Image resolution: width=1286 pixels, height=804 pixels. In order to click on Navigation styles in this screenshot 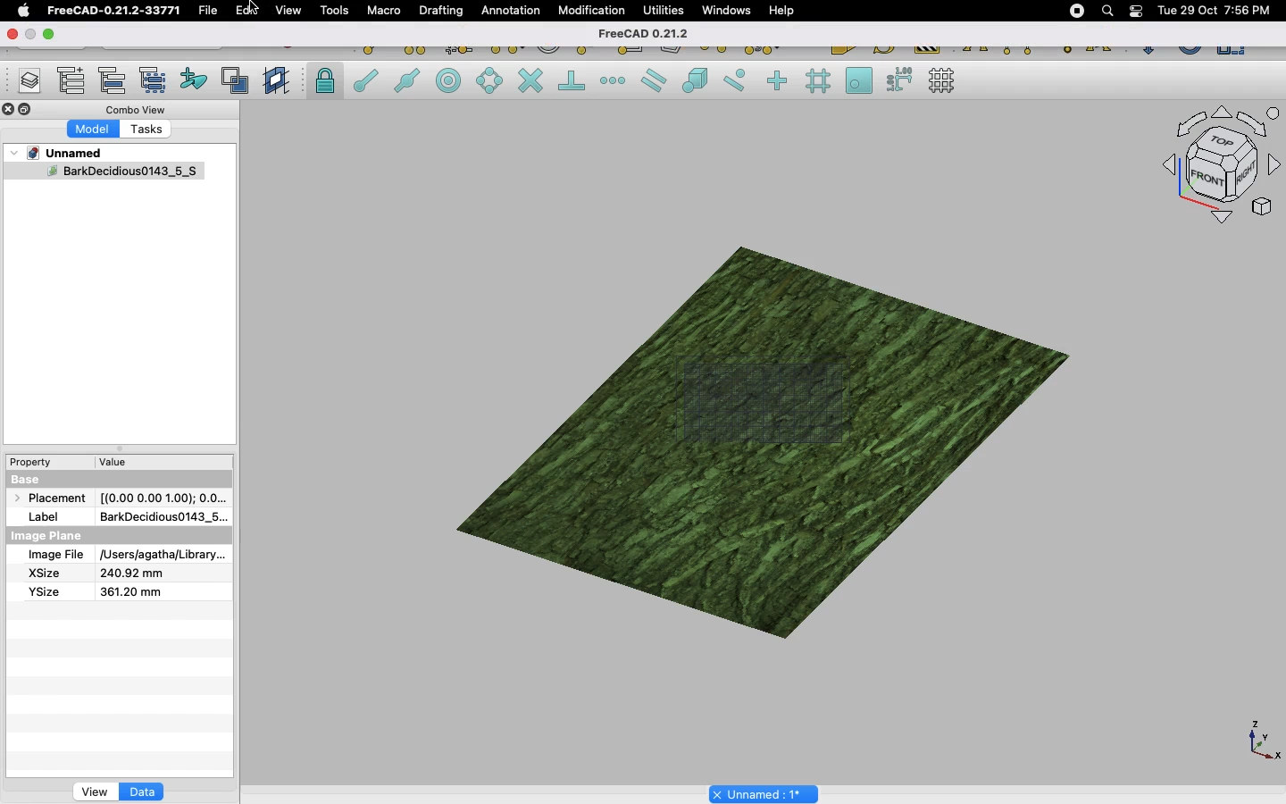, I will do `click(1220, 168)`.